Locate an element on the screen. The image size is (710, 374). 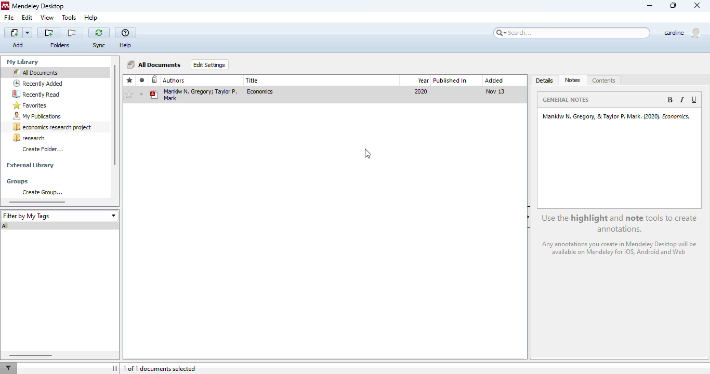
all documents is located at coordinates (155, 64).